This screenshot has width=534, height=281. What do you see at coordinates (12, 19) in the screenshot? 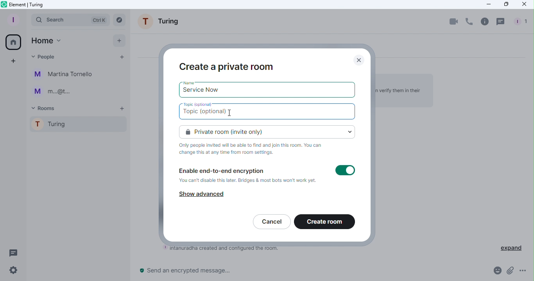
I see `Profile` at bounding box center [12, 19].